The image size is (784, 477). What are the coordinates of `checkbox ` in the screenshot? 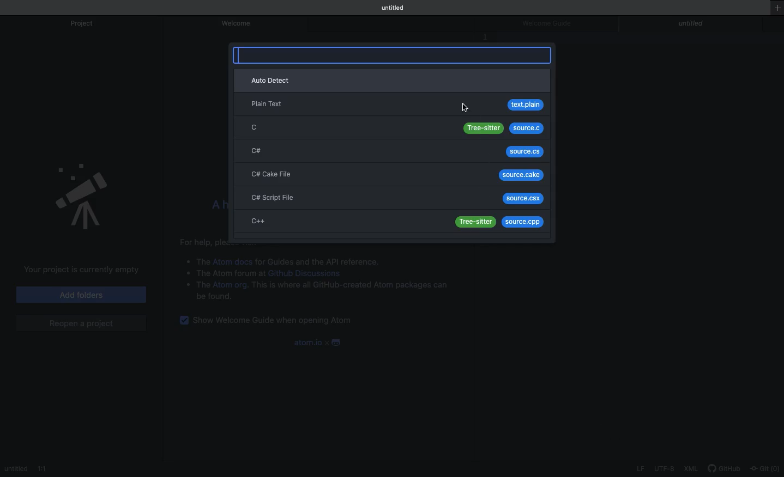 It's located at (183, 323).